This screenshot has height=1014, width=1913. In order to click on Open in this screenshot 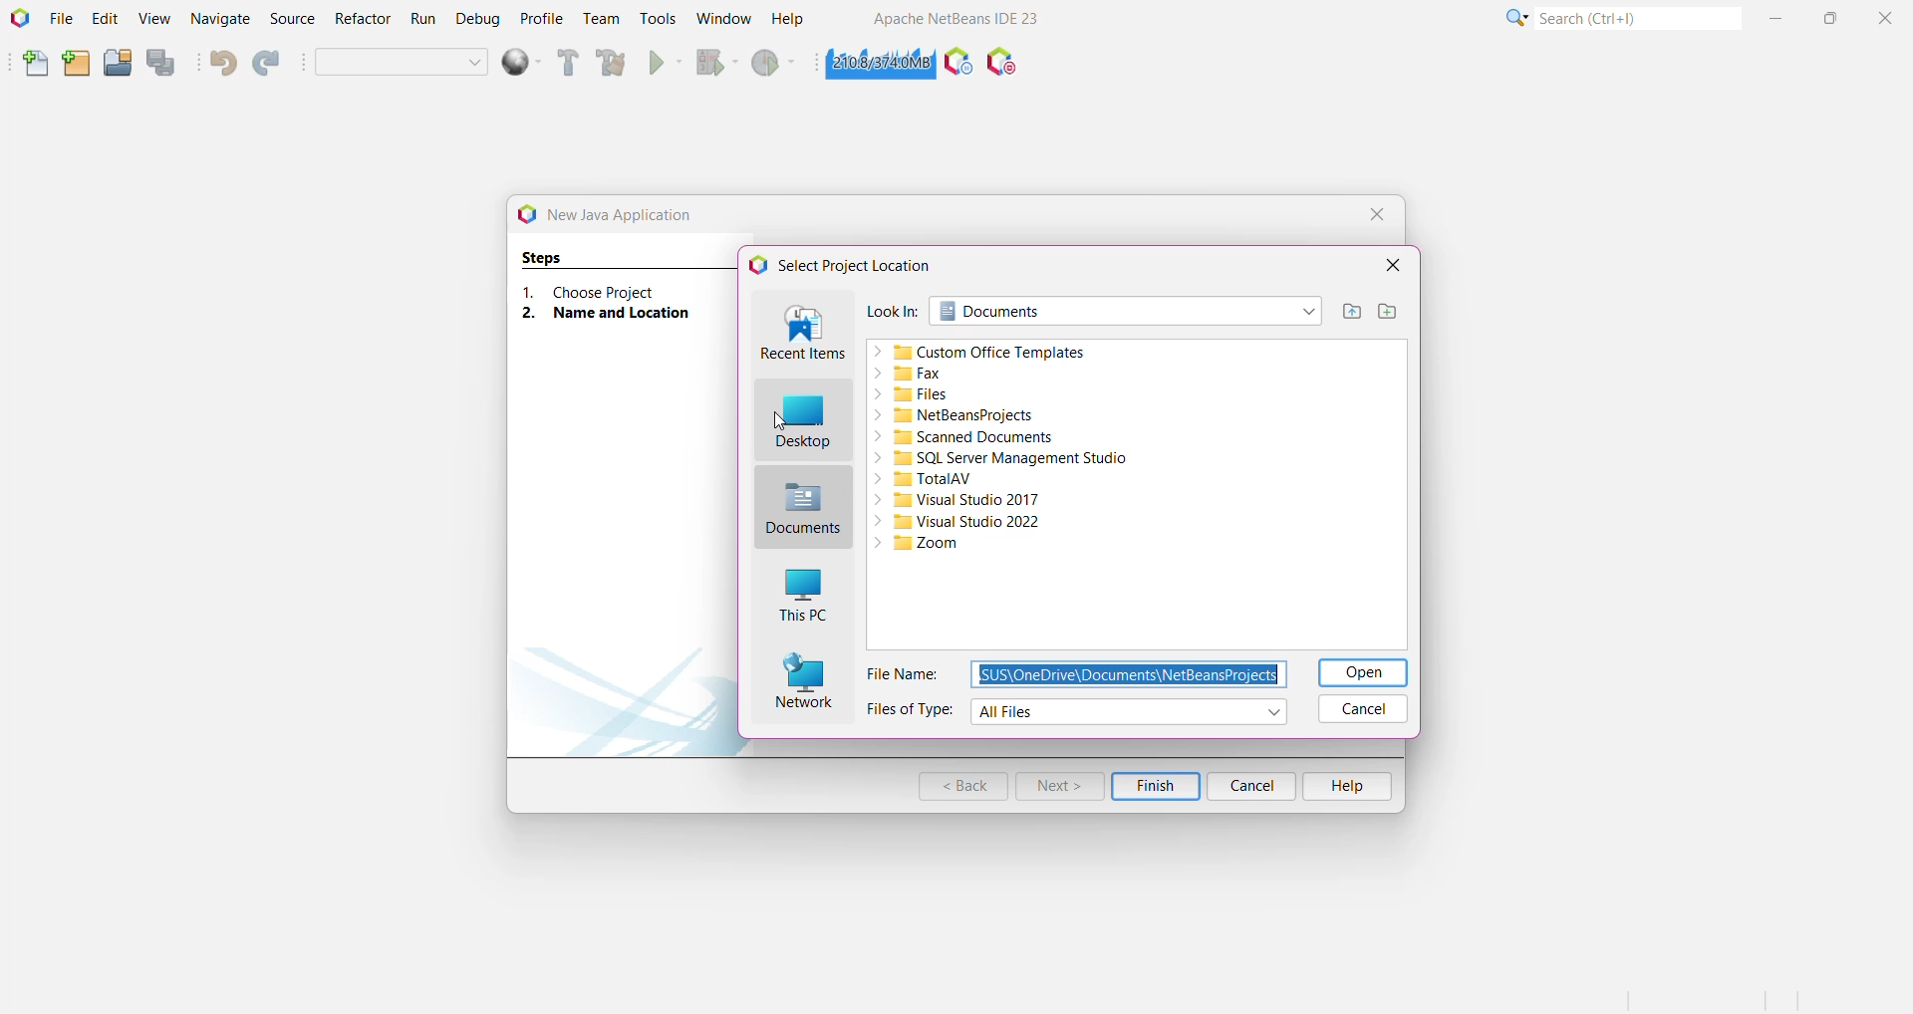, I will do `click(1363, 673)`.